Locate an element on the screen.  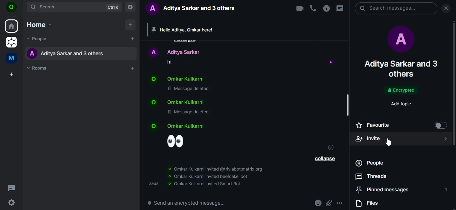
encrypted is located at coordinates (400, 91).